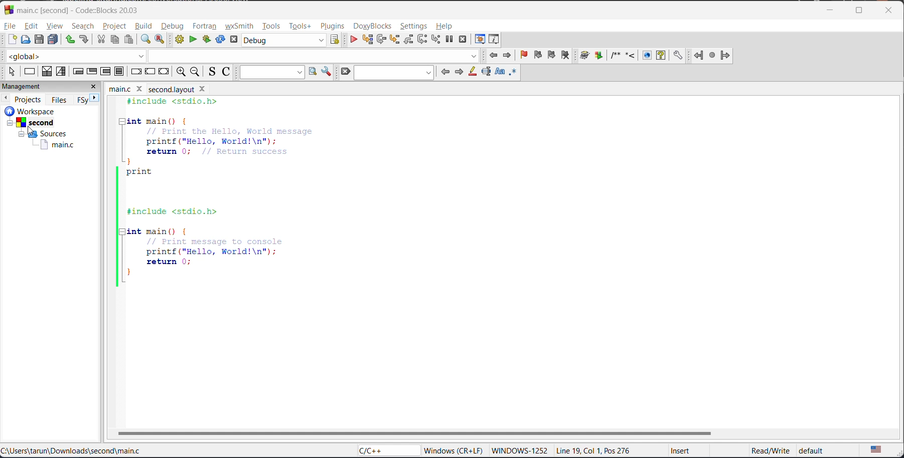 The height and width of the screenshot is (458, 904). I want to click on selection, so click(61, 71).